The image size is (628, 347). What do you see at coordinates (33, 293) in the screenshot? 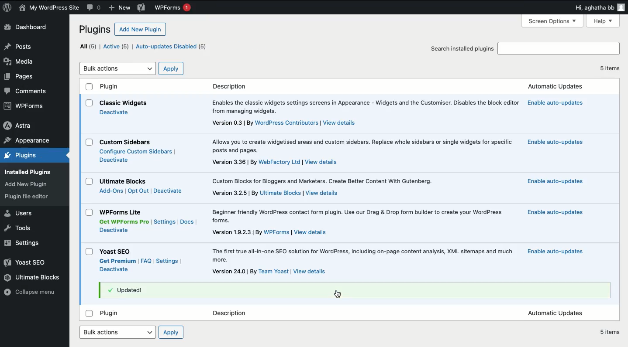
I see `Collapse menu` at bounding box center [33, 293].